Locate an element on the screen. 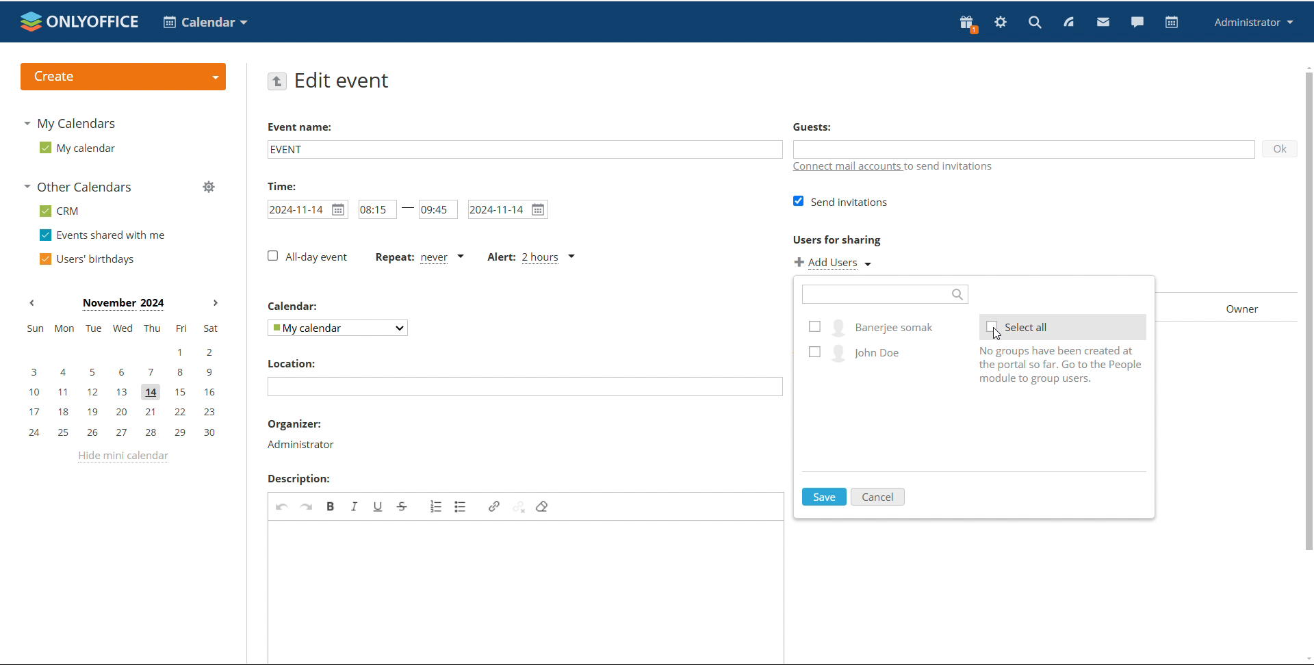 The height and width of the screenshot is (665, 1314). my calendar is located at coordinates (78, 147).